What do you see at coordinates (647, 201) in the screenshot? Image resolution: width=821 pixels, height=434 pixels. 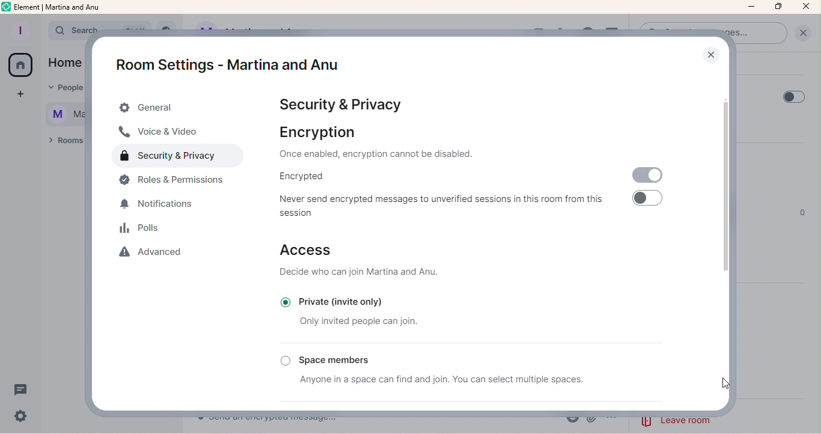 I see `Toggle` at bounding box center [647, 201].